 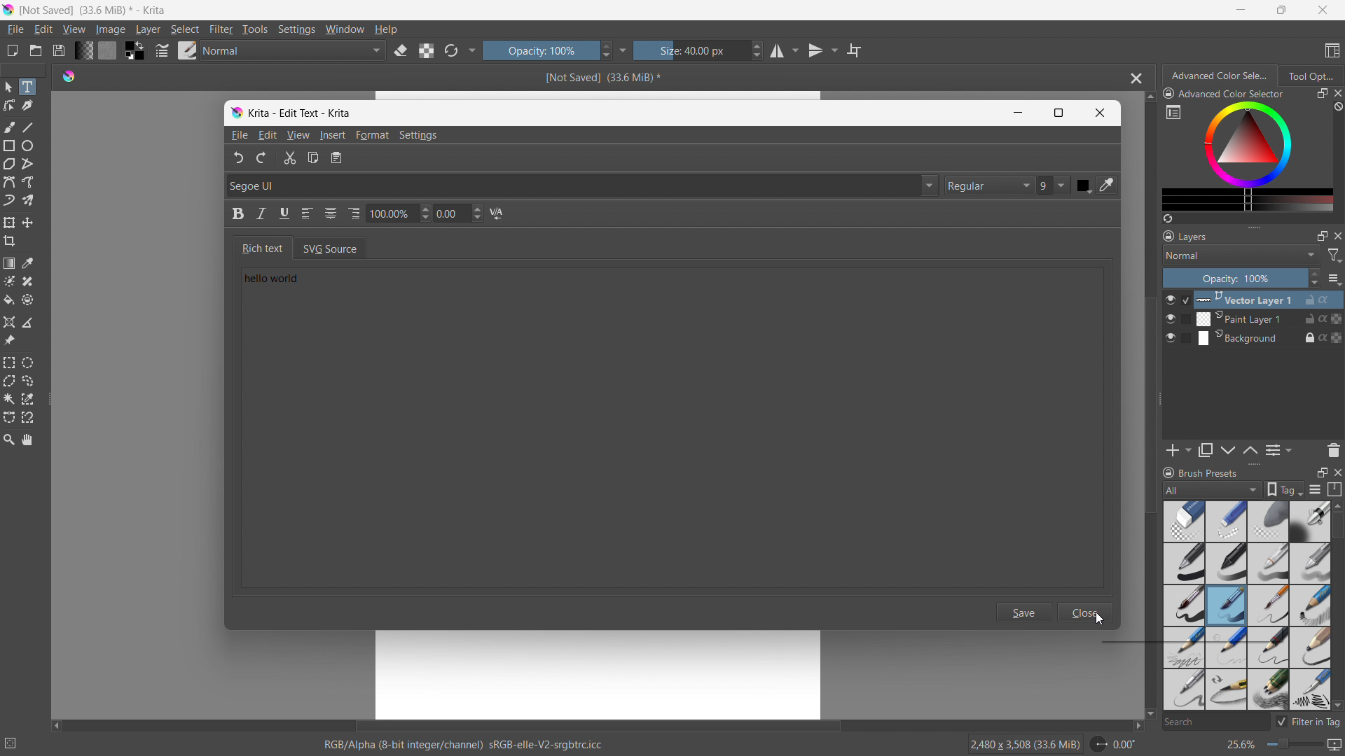 What do you see at coordinates (1321, 94) in the screenshot?
I see `maximize` at bounding box center [1321, 94].